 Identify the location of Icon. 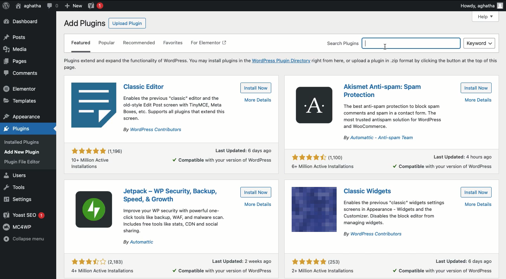
(314, 105).